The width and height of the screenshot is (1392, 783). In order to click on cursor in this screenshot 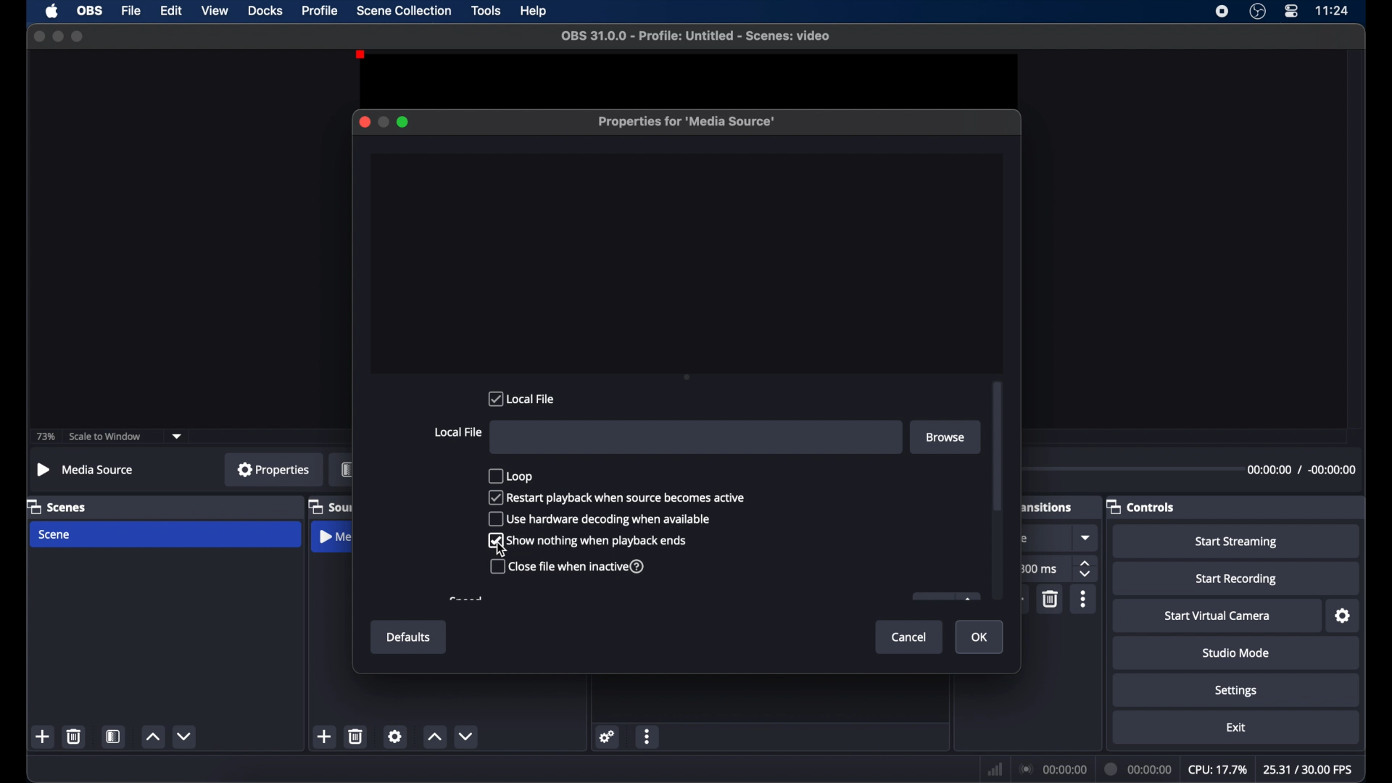, I will do `click(501, 550)`.